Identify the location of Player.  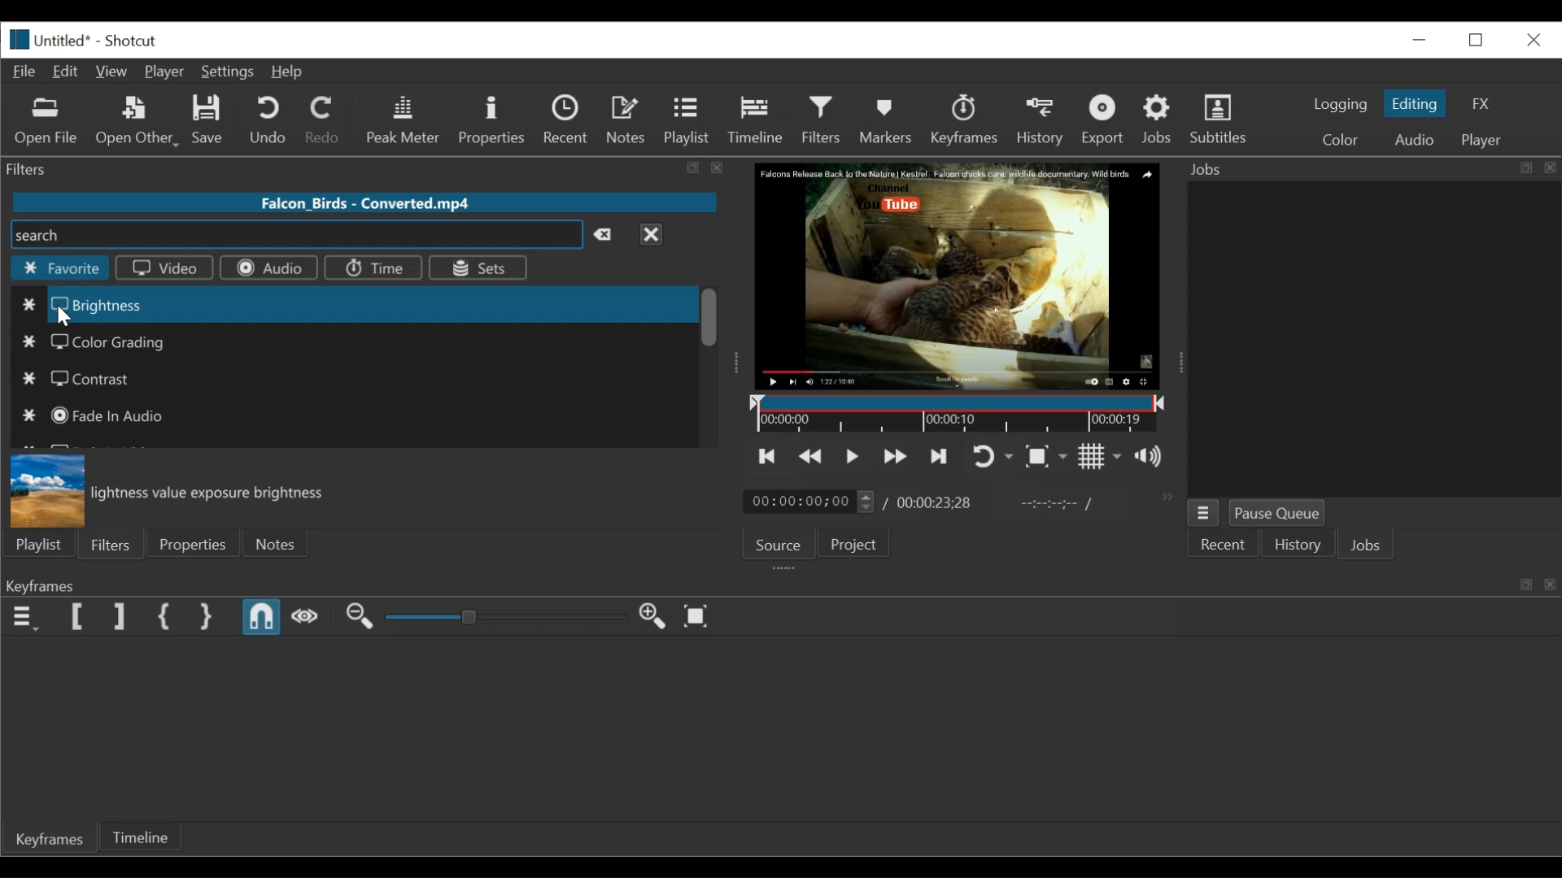
(164, 72).